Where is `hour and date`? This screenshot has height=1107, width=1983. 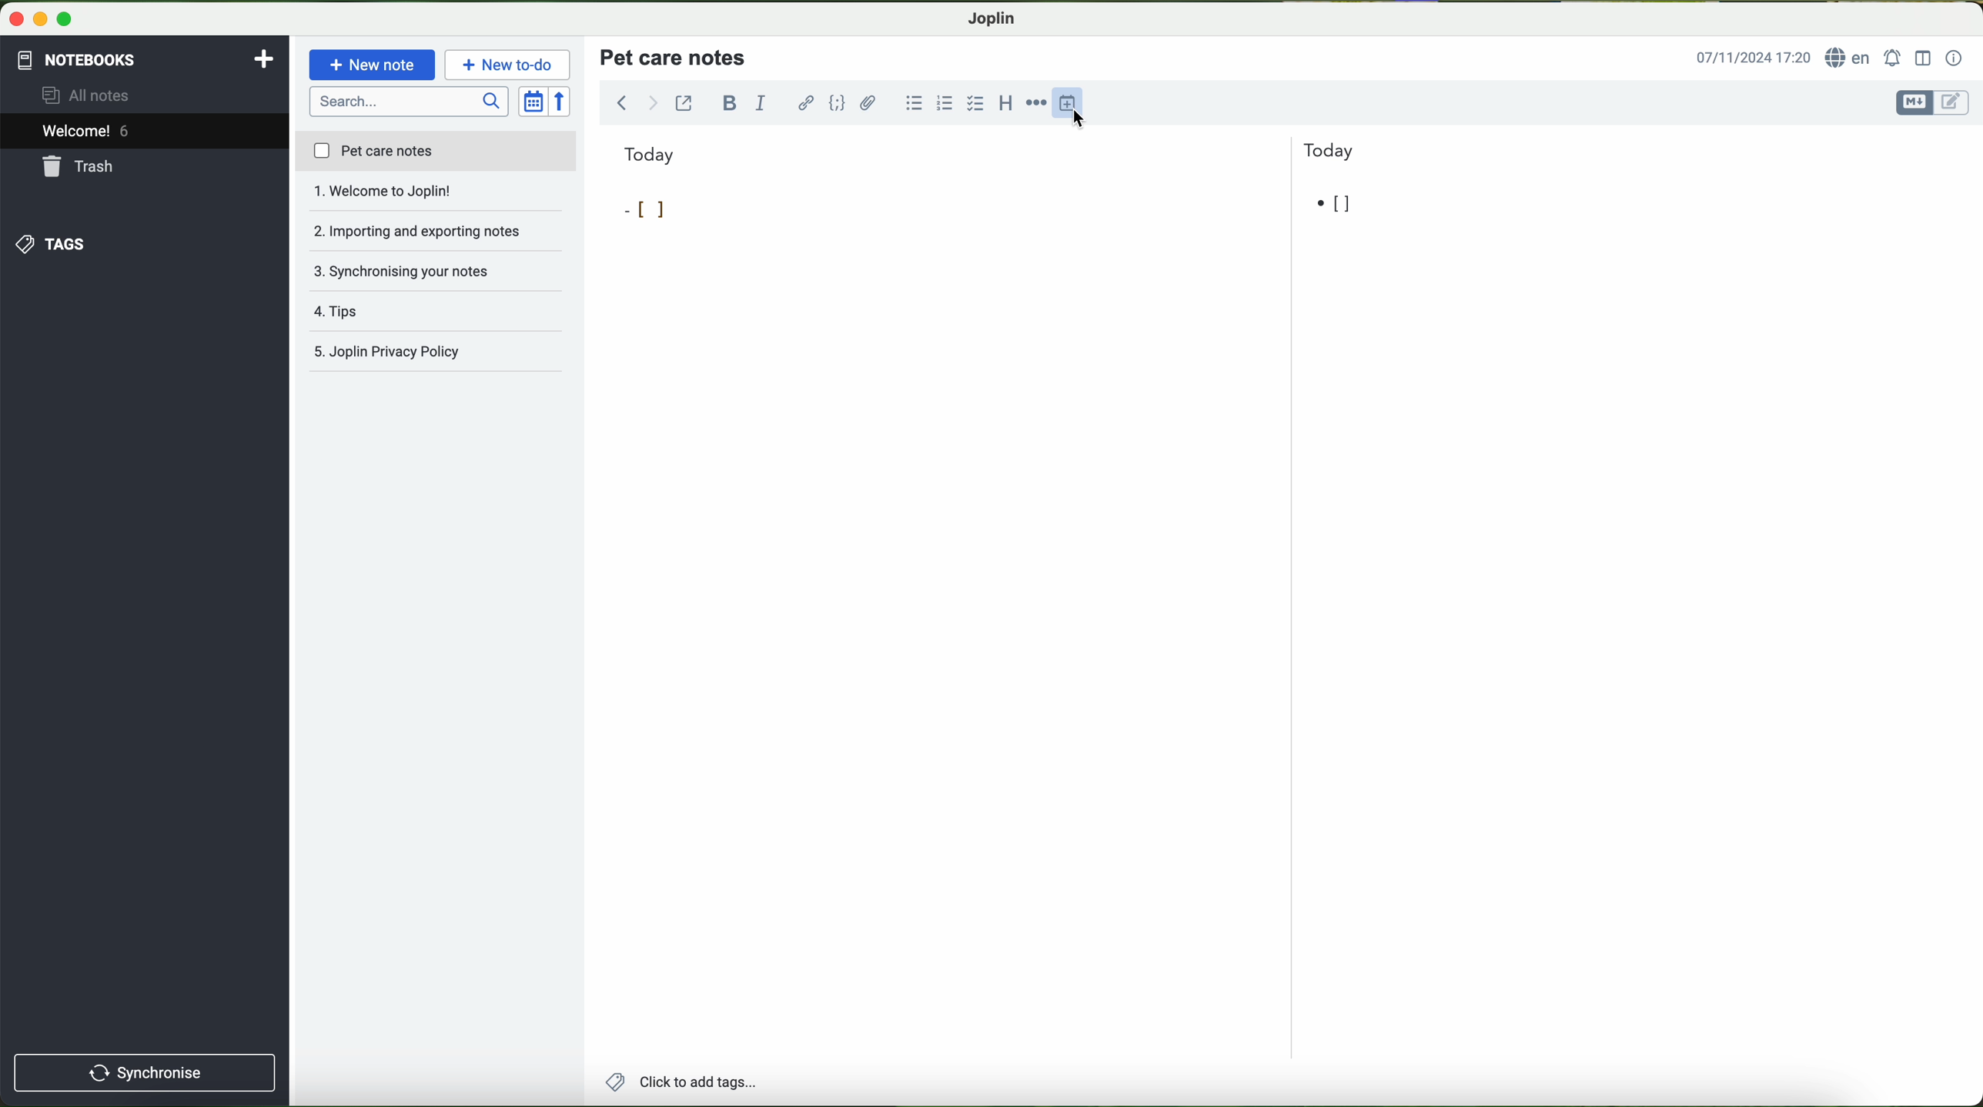 hour and date is located at coordinates (1752, 59).